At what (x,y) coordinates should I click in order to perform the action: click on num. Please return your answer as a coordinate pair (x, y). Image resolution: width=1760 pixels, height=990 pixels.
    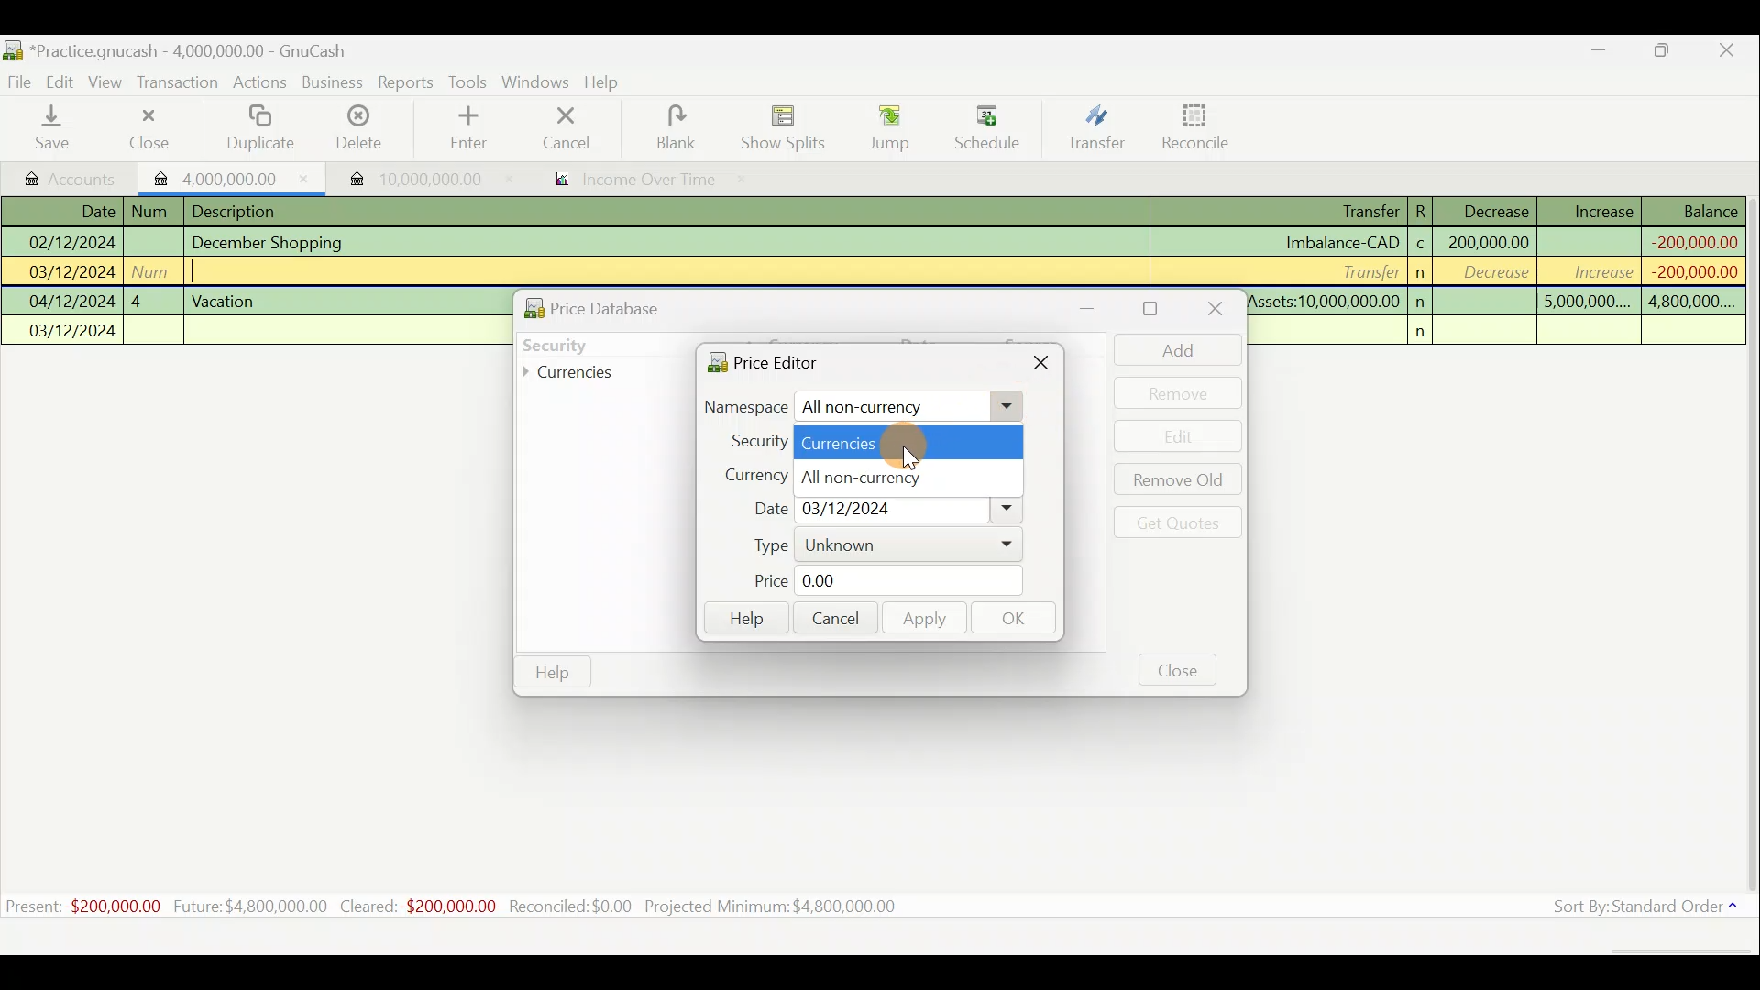
    Looking at the image, I should click on (155, 270).